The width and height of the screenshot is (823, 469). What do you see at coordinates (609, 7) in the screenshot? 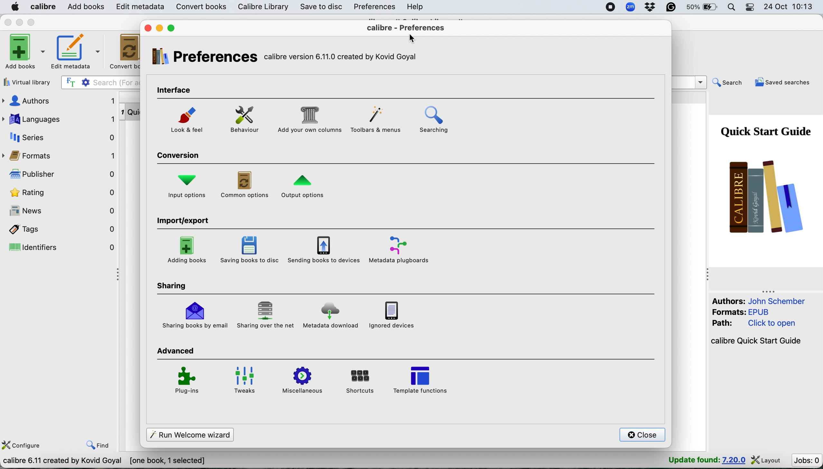
I see `screen recorder` at bounding box center [609, 7].